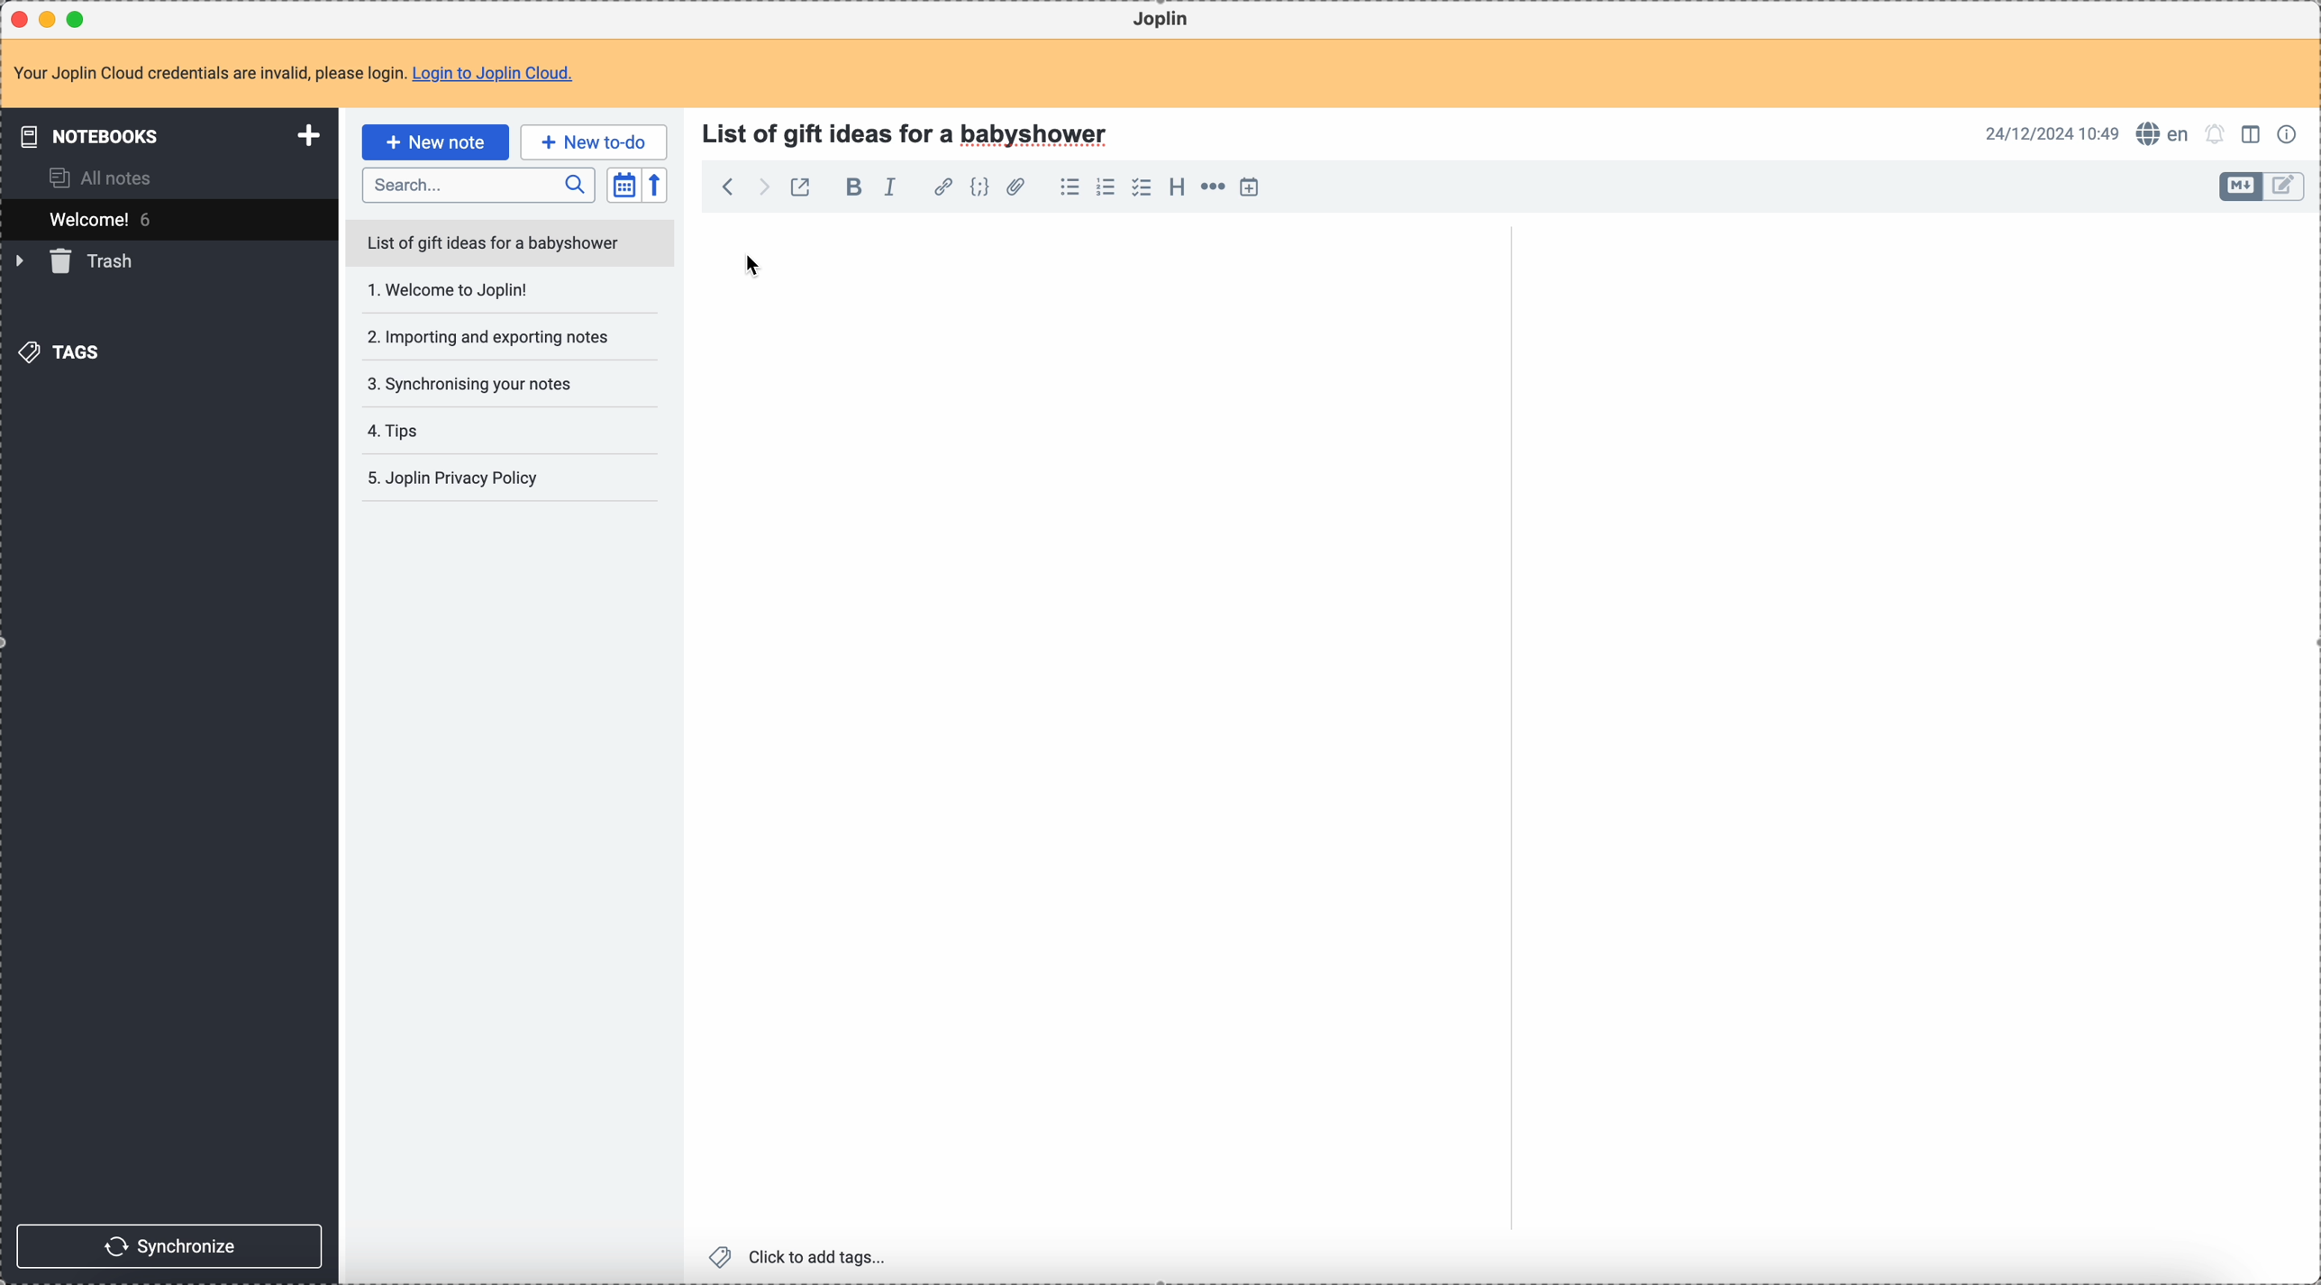 This screenshot has height=1285, width=2321. What do you see at coordinates (654, 187) in the screenshot?
I see `reverse sort order` at bounding box center [654, 187].